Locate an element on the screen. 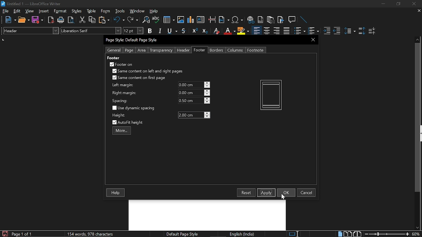 This screenshot has width=422, height=237. more is located at coordinates (122, 131).